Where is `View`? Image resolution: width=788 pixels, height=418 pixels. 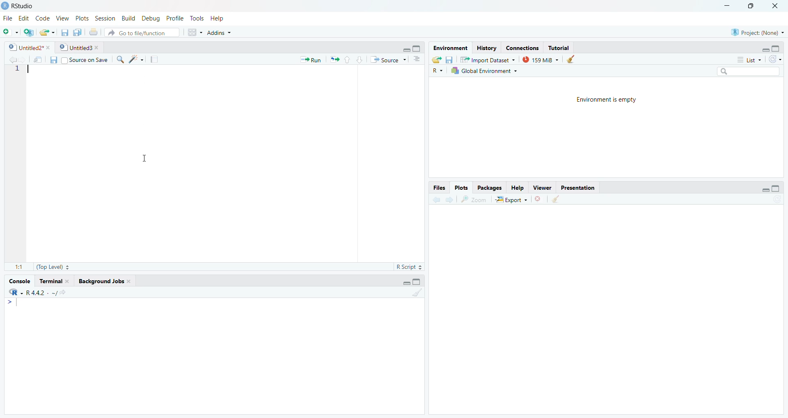 View is located at coordinates (63, 18).